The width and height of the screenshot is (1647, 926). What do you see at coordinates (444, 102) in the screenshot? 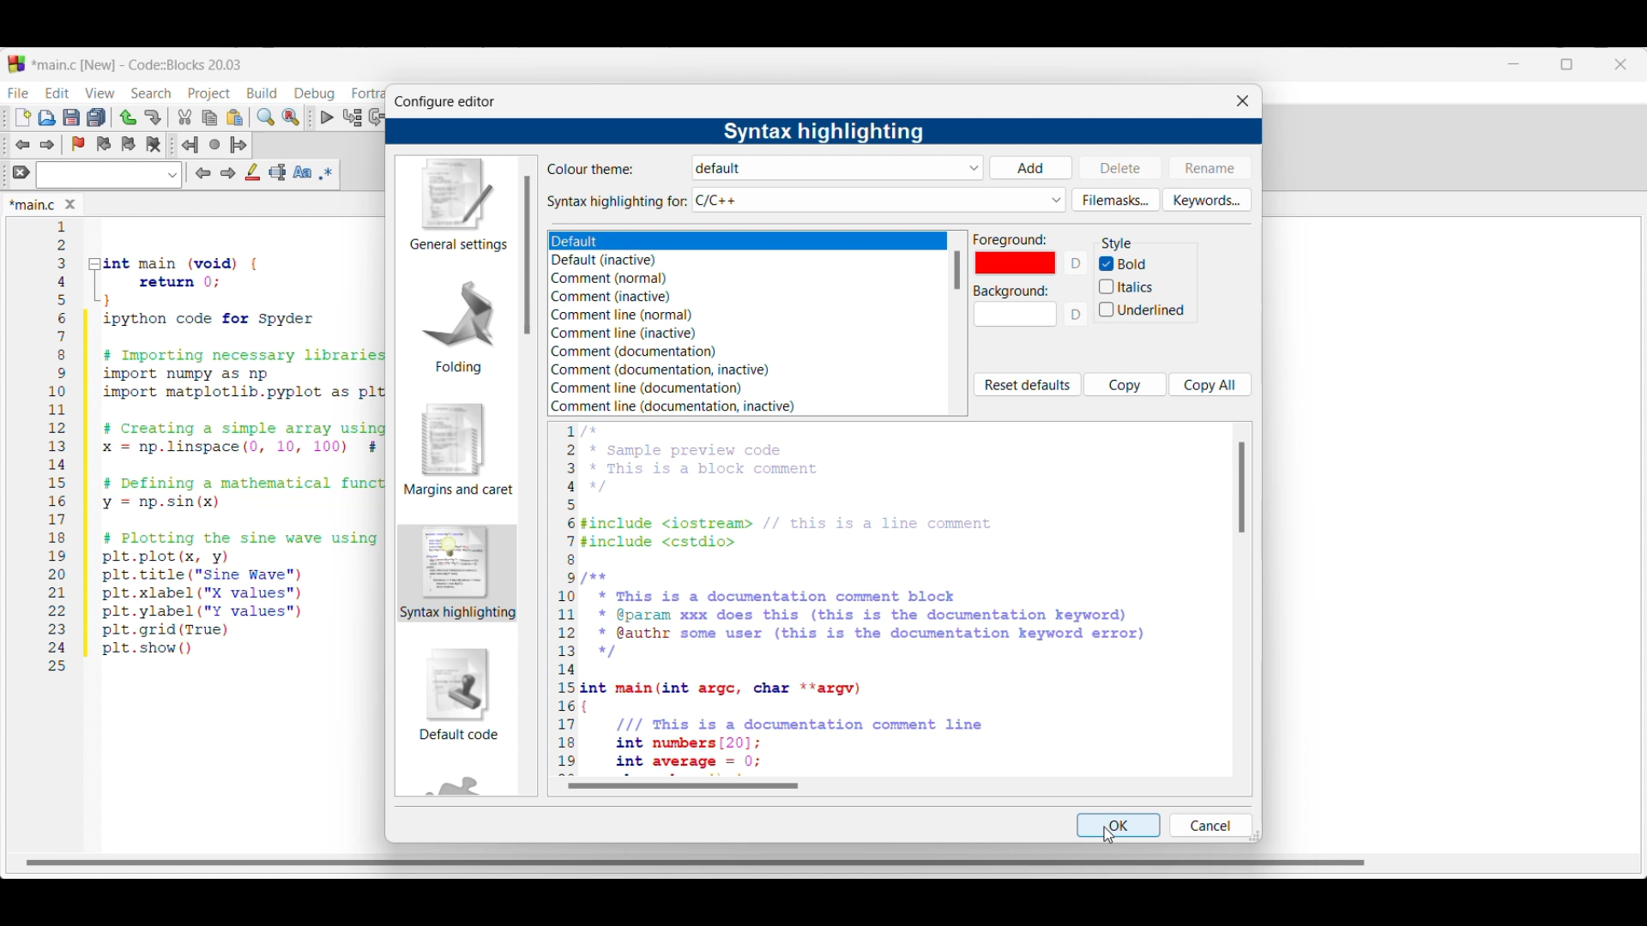
I see `Window title` at bounding box center [444, 102].